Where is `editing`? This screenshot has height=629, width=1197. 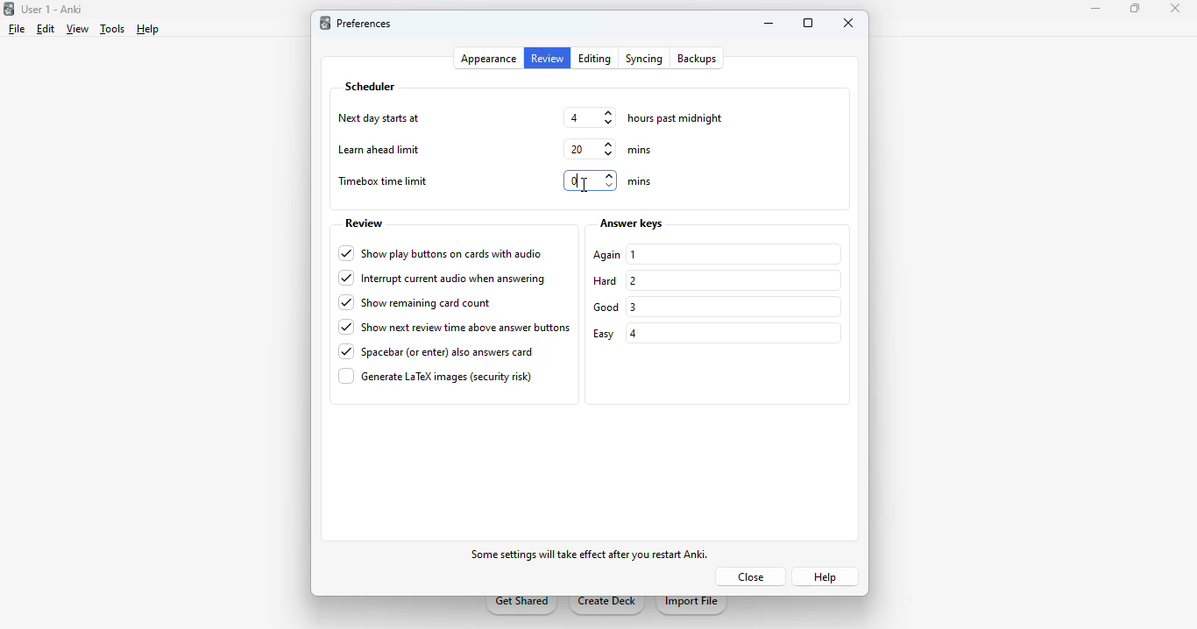
editing is located at coordinates (595, 59).